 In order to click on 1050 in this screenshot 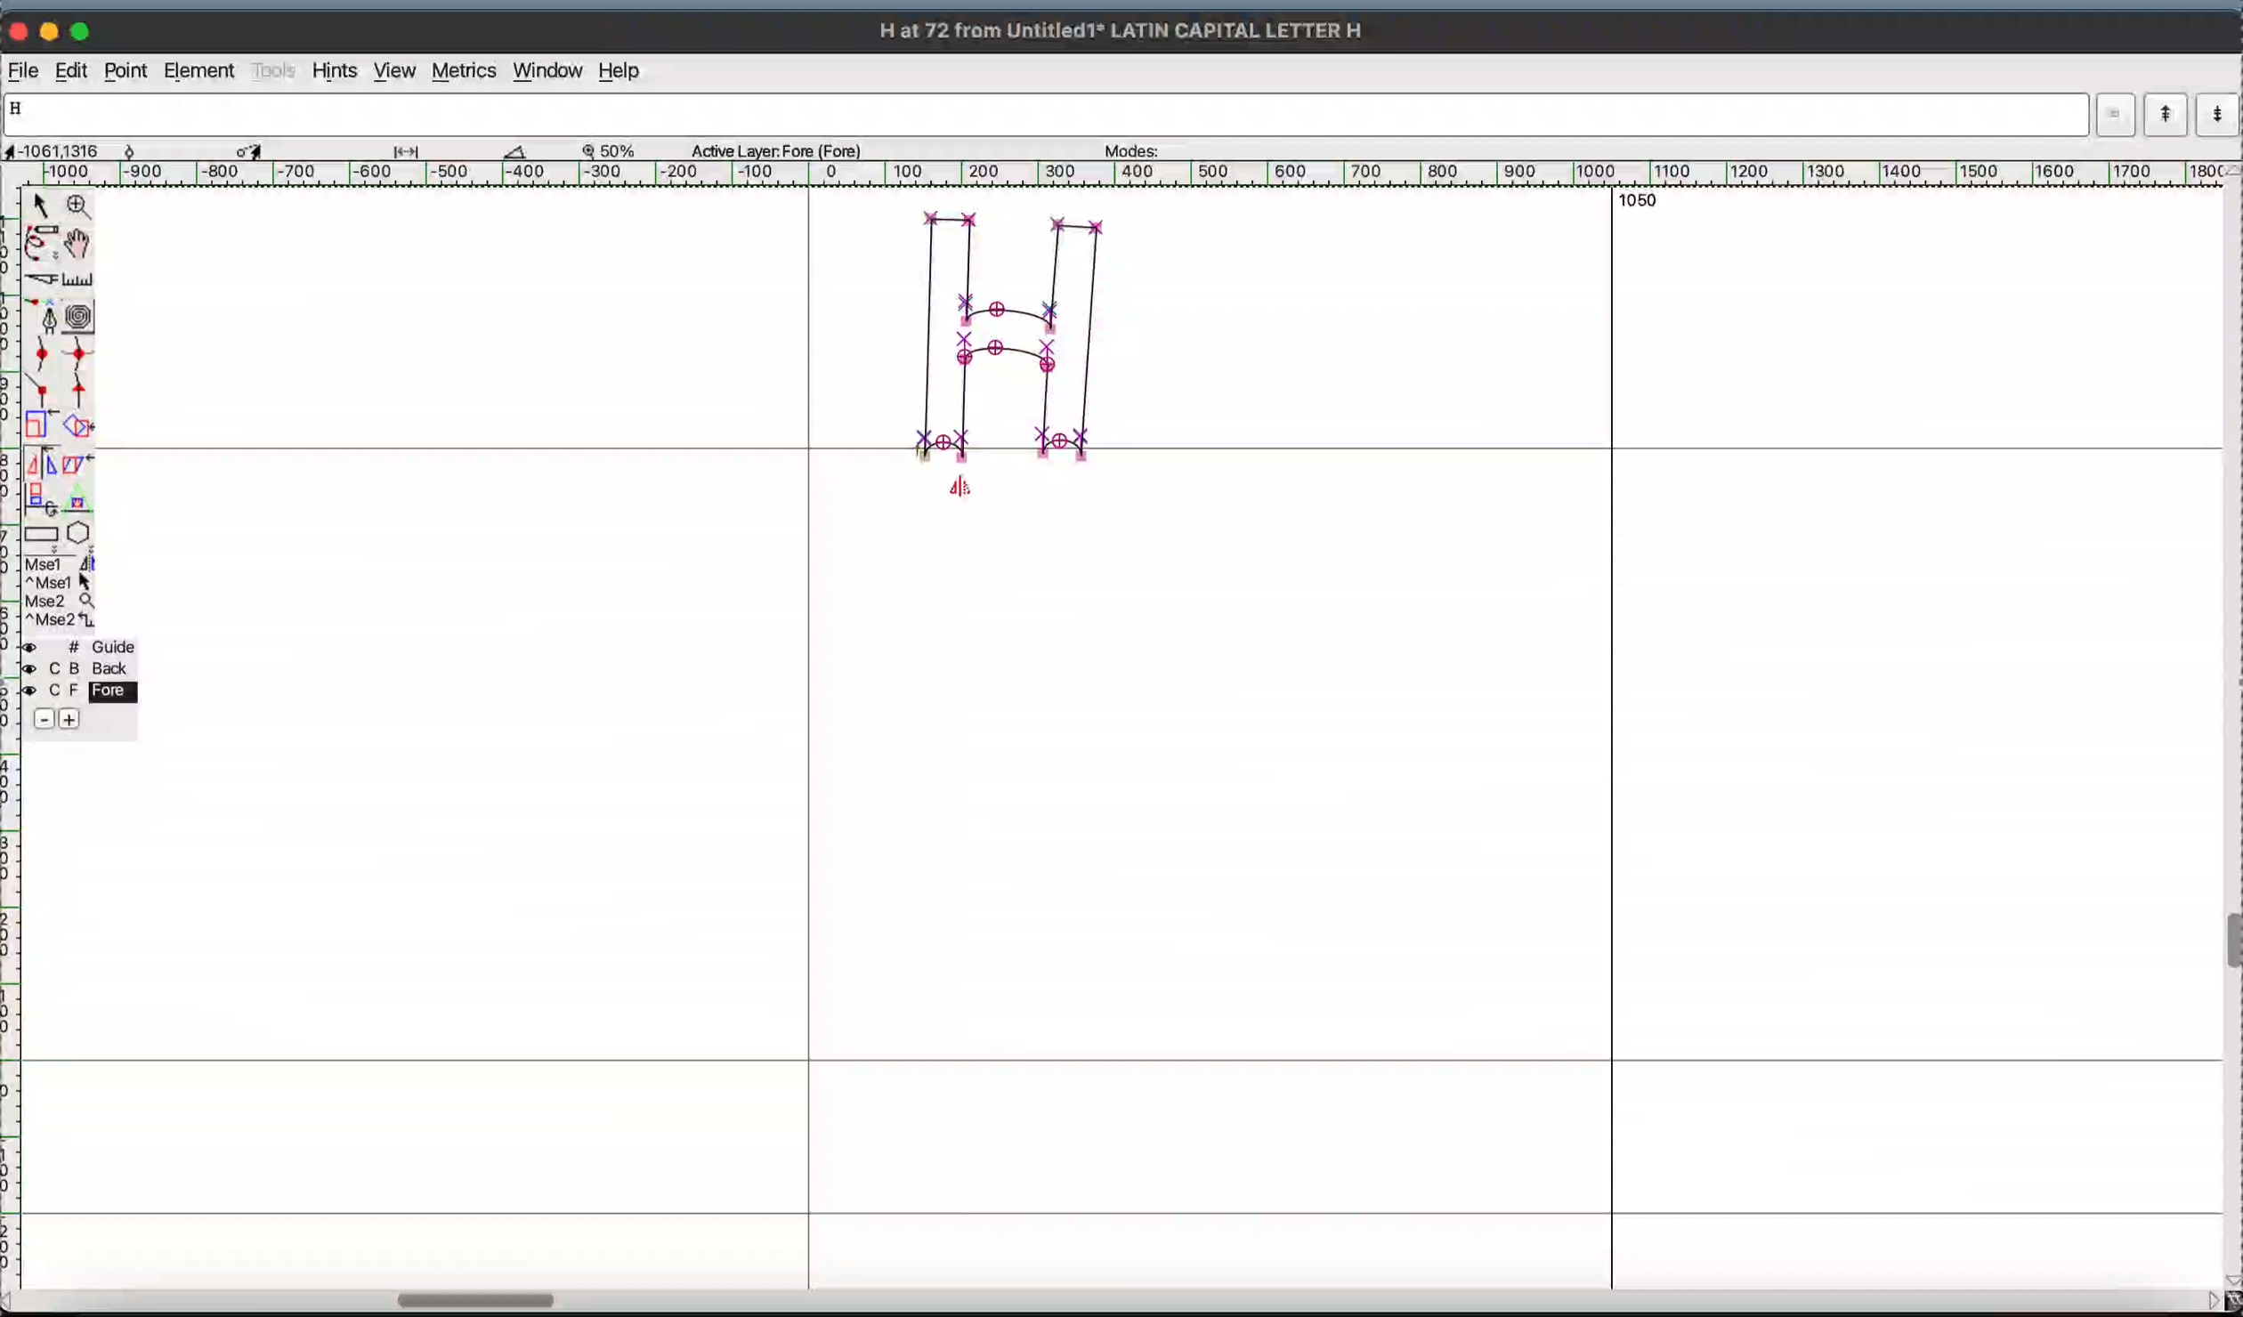, I will do `click(1634, 204)`.